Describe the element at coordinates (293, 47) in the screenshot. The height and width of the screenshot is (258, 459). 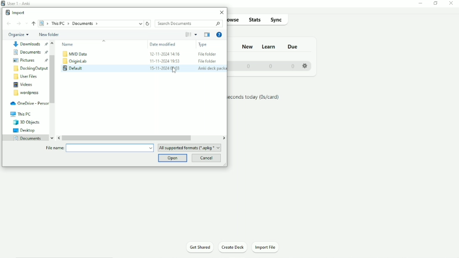
I see `Due` at that location.